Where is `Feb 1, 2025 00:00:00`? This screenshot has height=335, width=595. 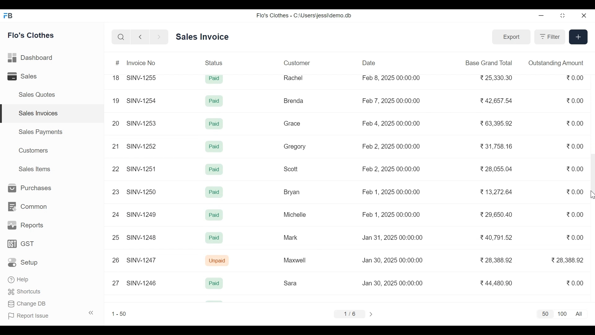 Feb 1, 2025 00:00:00 is located at coordinates (391, 215).